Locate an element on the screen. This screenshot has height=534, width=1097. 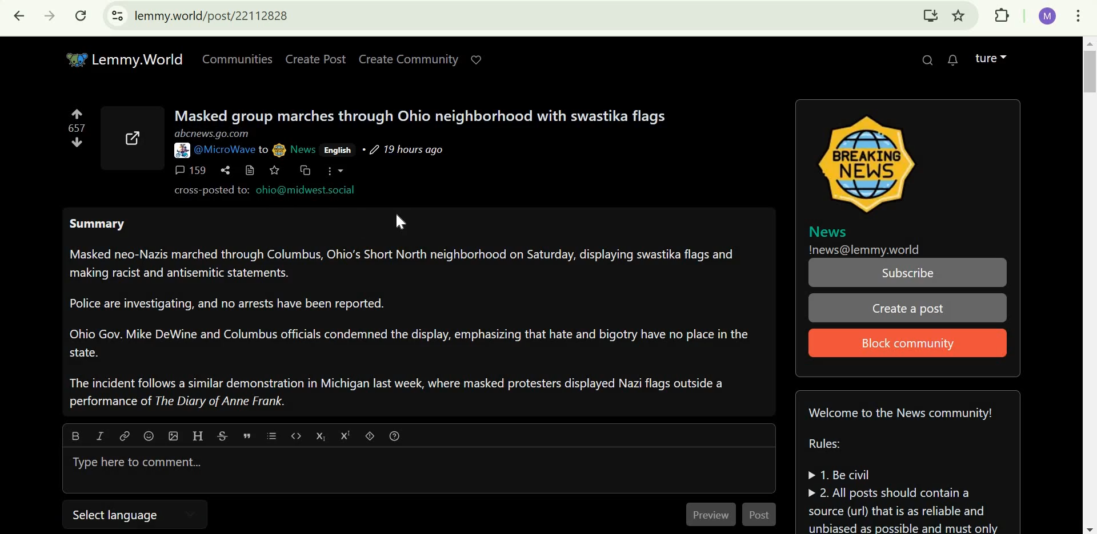
formatting help is located at coordinates (395, 436).